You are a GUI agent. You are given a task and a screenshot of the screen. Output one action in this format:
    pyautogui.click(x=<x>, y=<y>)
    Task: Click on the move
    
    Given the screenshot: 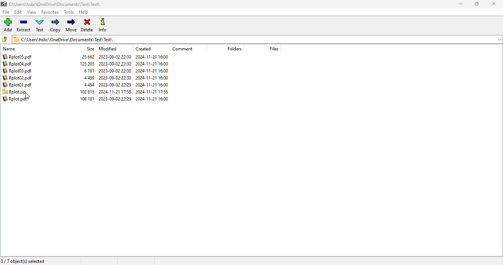 What is the action you would take?
    pyautogui.click(x=71, y=25)
    